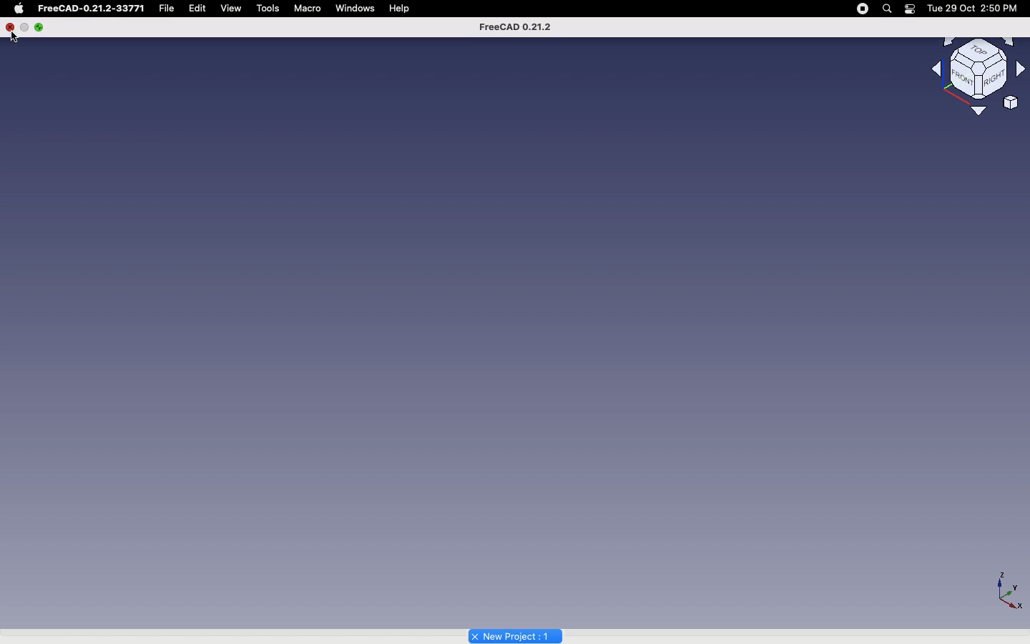 The height and width of the screenshot is (644, 1030). I want to click on cursor, so click(13, 38).